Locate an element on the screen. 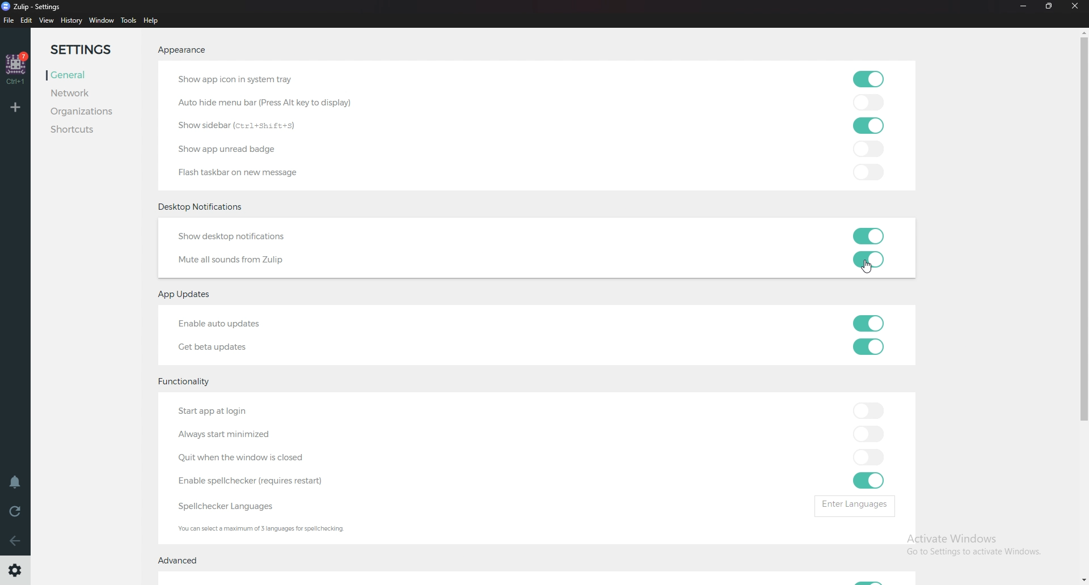 Image resolution: width=1089 pixels, height=585 pixels. Functionality is located at coordinates (188, 383).